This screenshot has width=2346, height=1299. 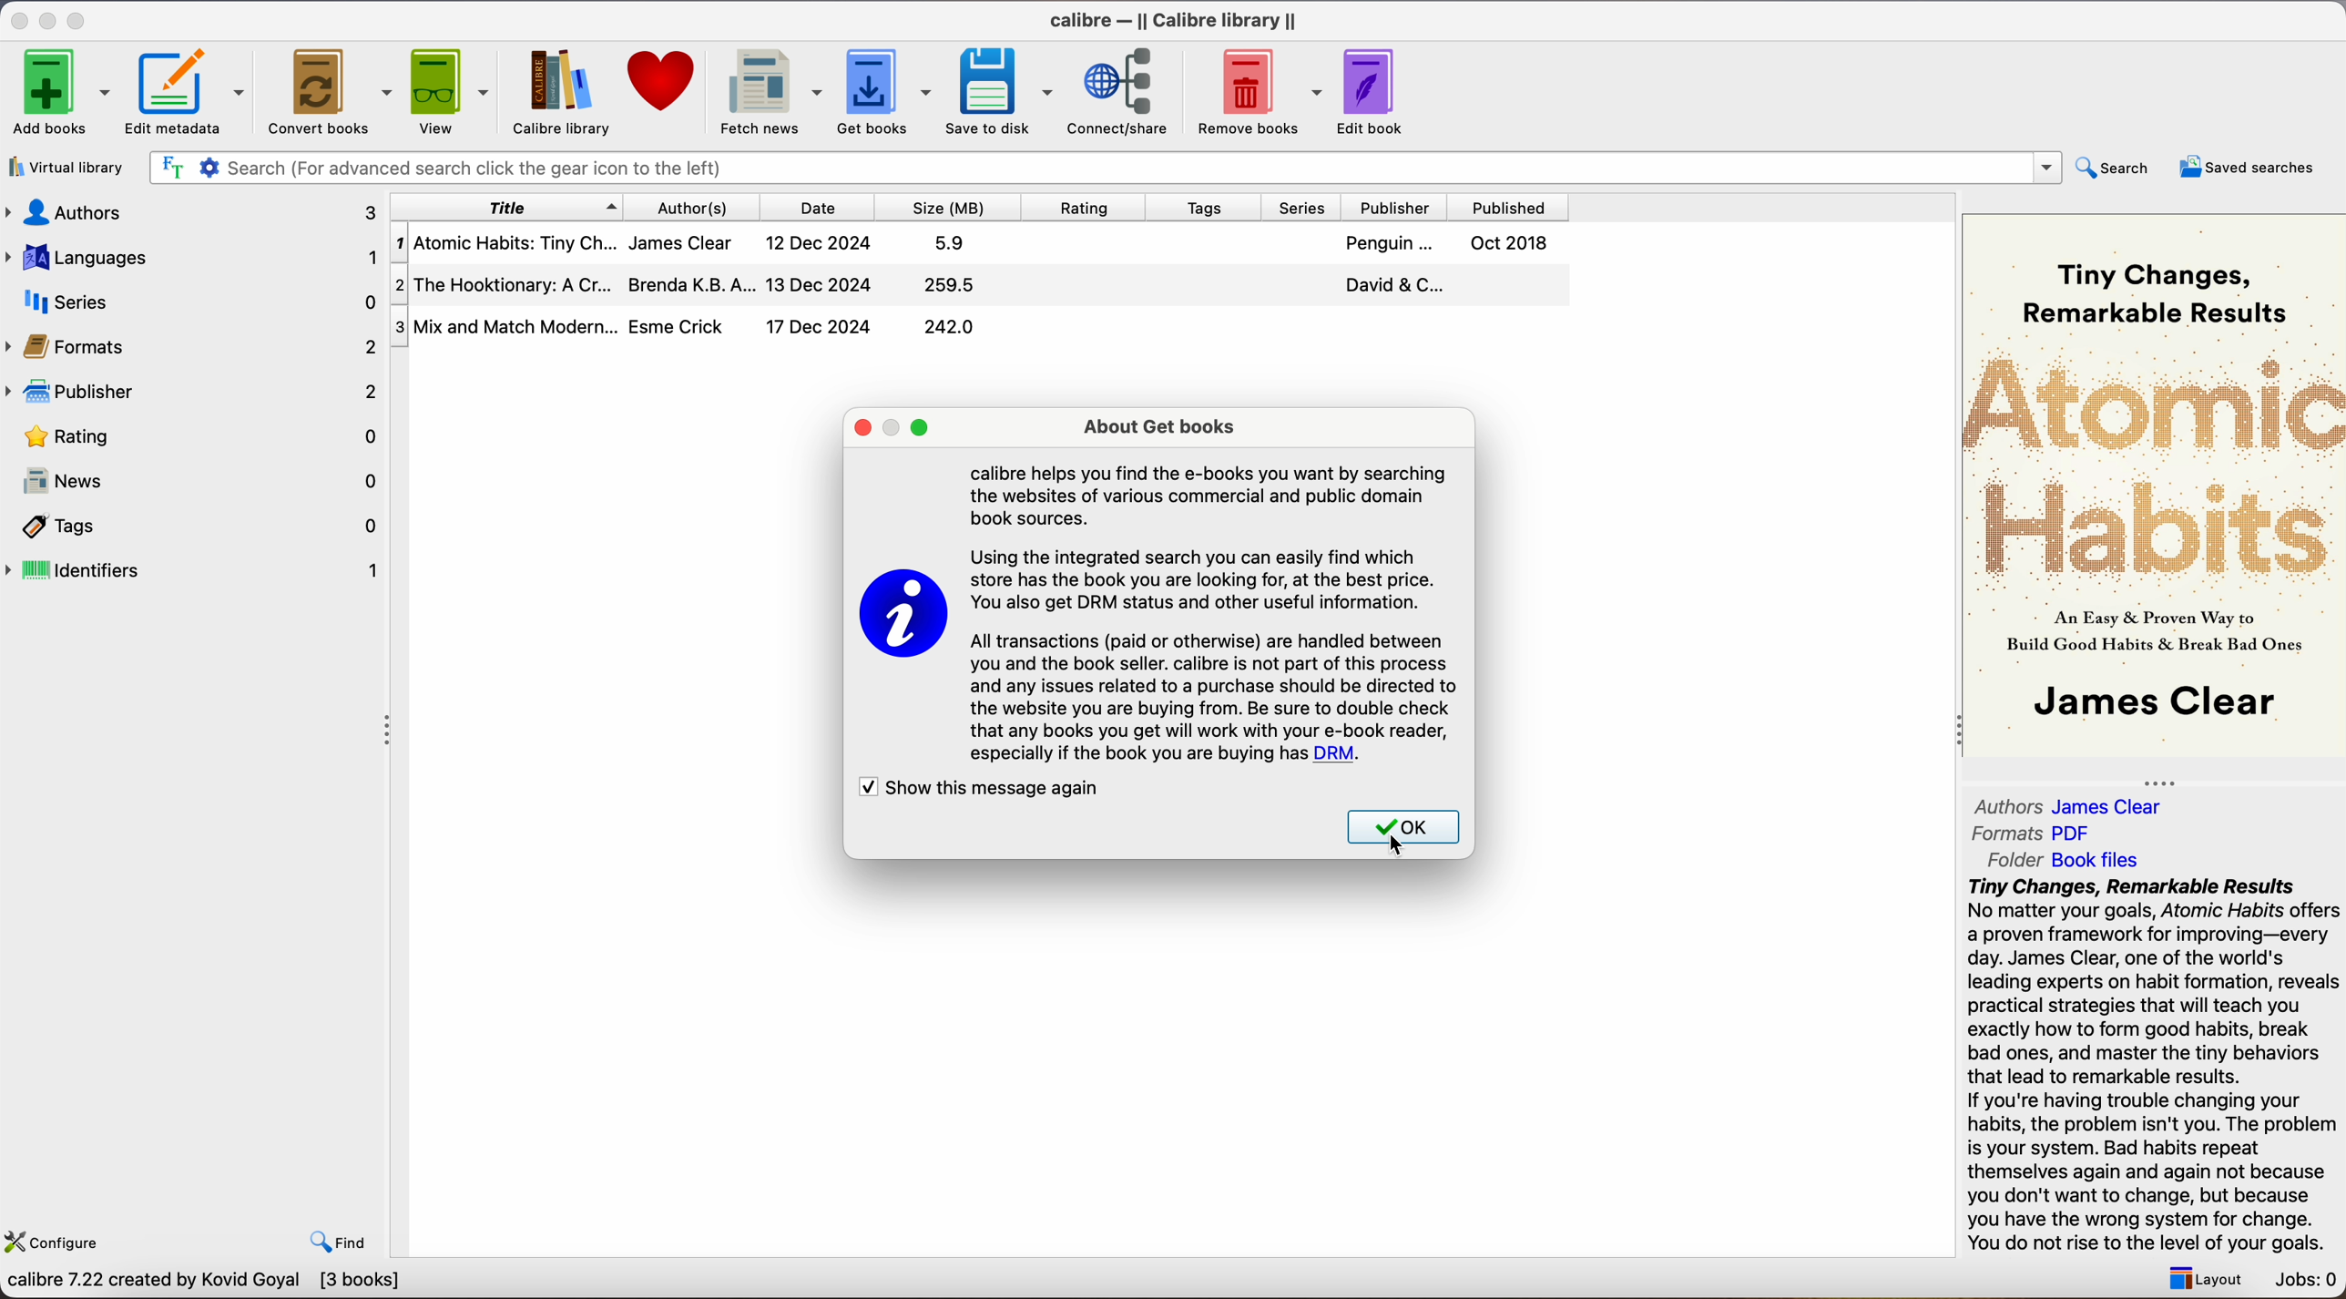 What do you see at coordinates (1173, 20) in the screenshot?
I see `Calibre - ||Calibre library||` at bounding box center [1173, 20].